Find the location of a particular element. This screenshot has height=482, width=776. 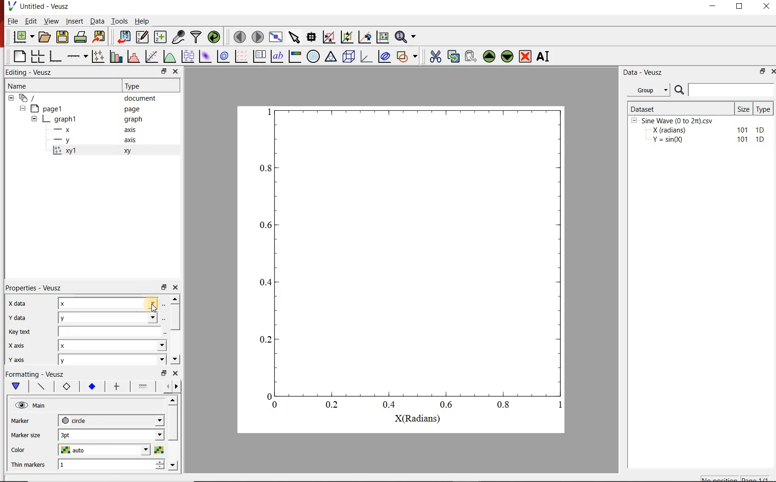

Cursor is located at coordinates (152, 309).